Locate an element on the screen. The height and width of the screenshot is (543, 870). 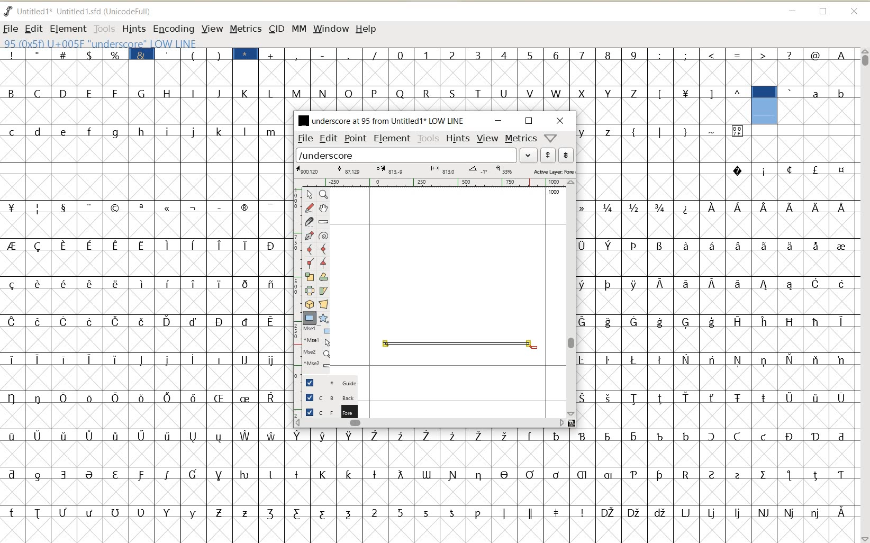
FONTFORGE is located at coordinates (8, 11).